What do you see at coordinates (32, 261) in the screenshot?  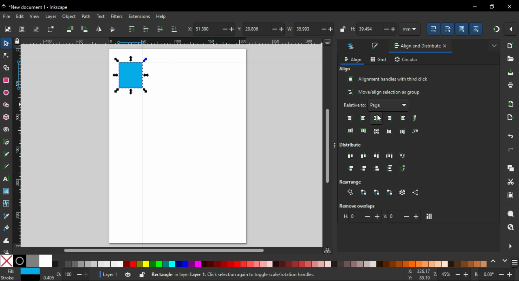 I see `50% grey` at bounding box center [32, 261].